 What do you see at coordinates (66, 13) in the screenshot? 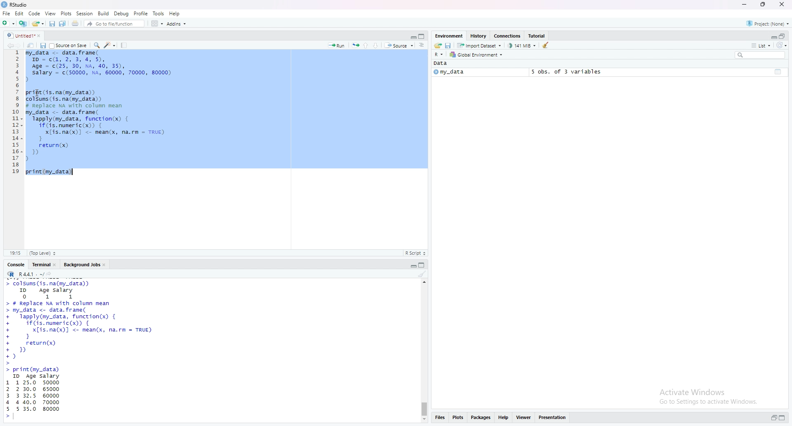
I see `Plots` at bounding box center [66, 13].